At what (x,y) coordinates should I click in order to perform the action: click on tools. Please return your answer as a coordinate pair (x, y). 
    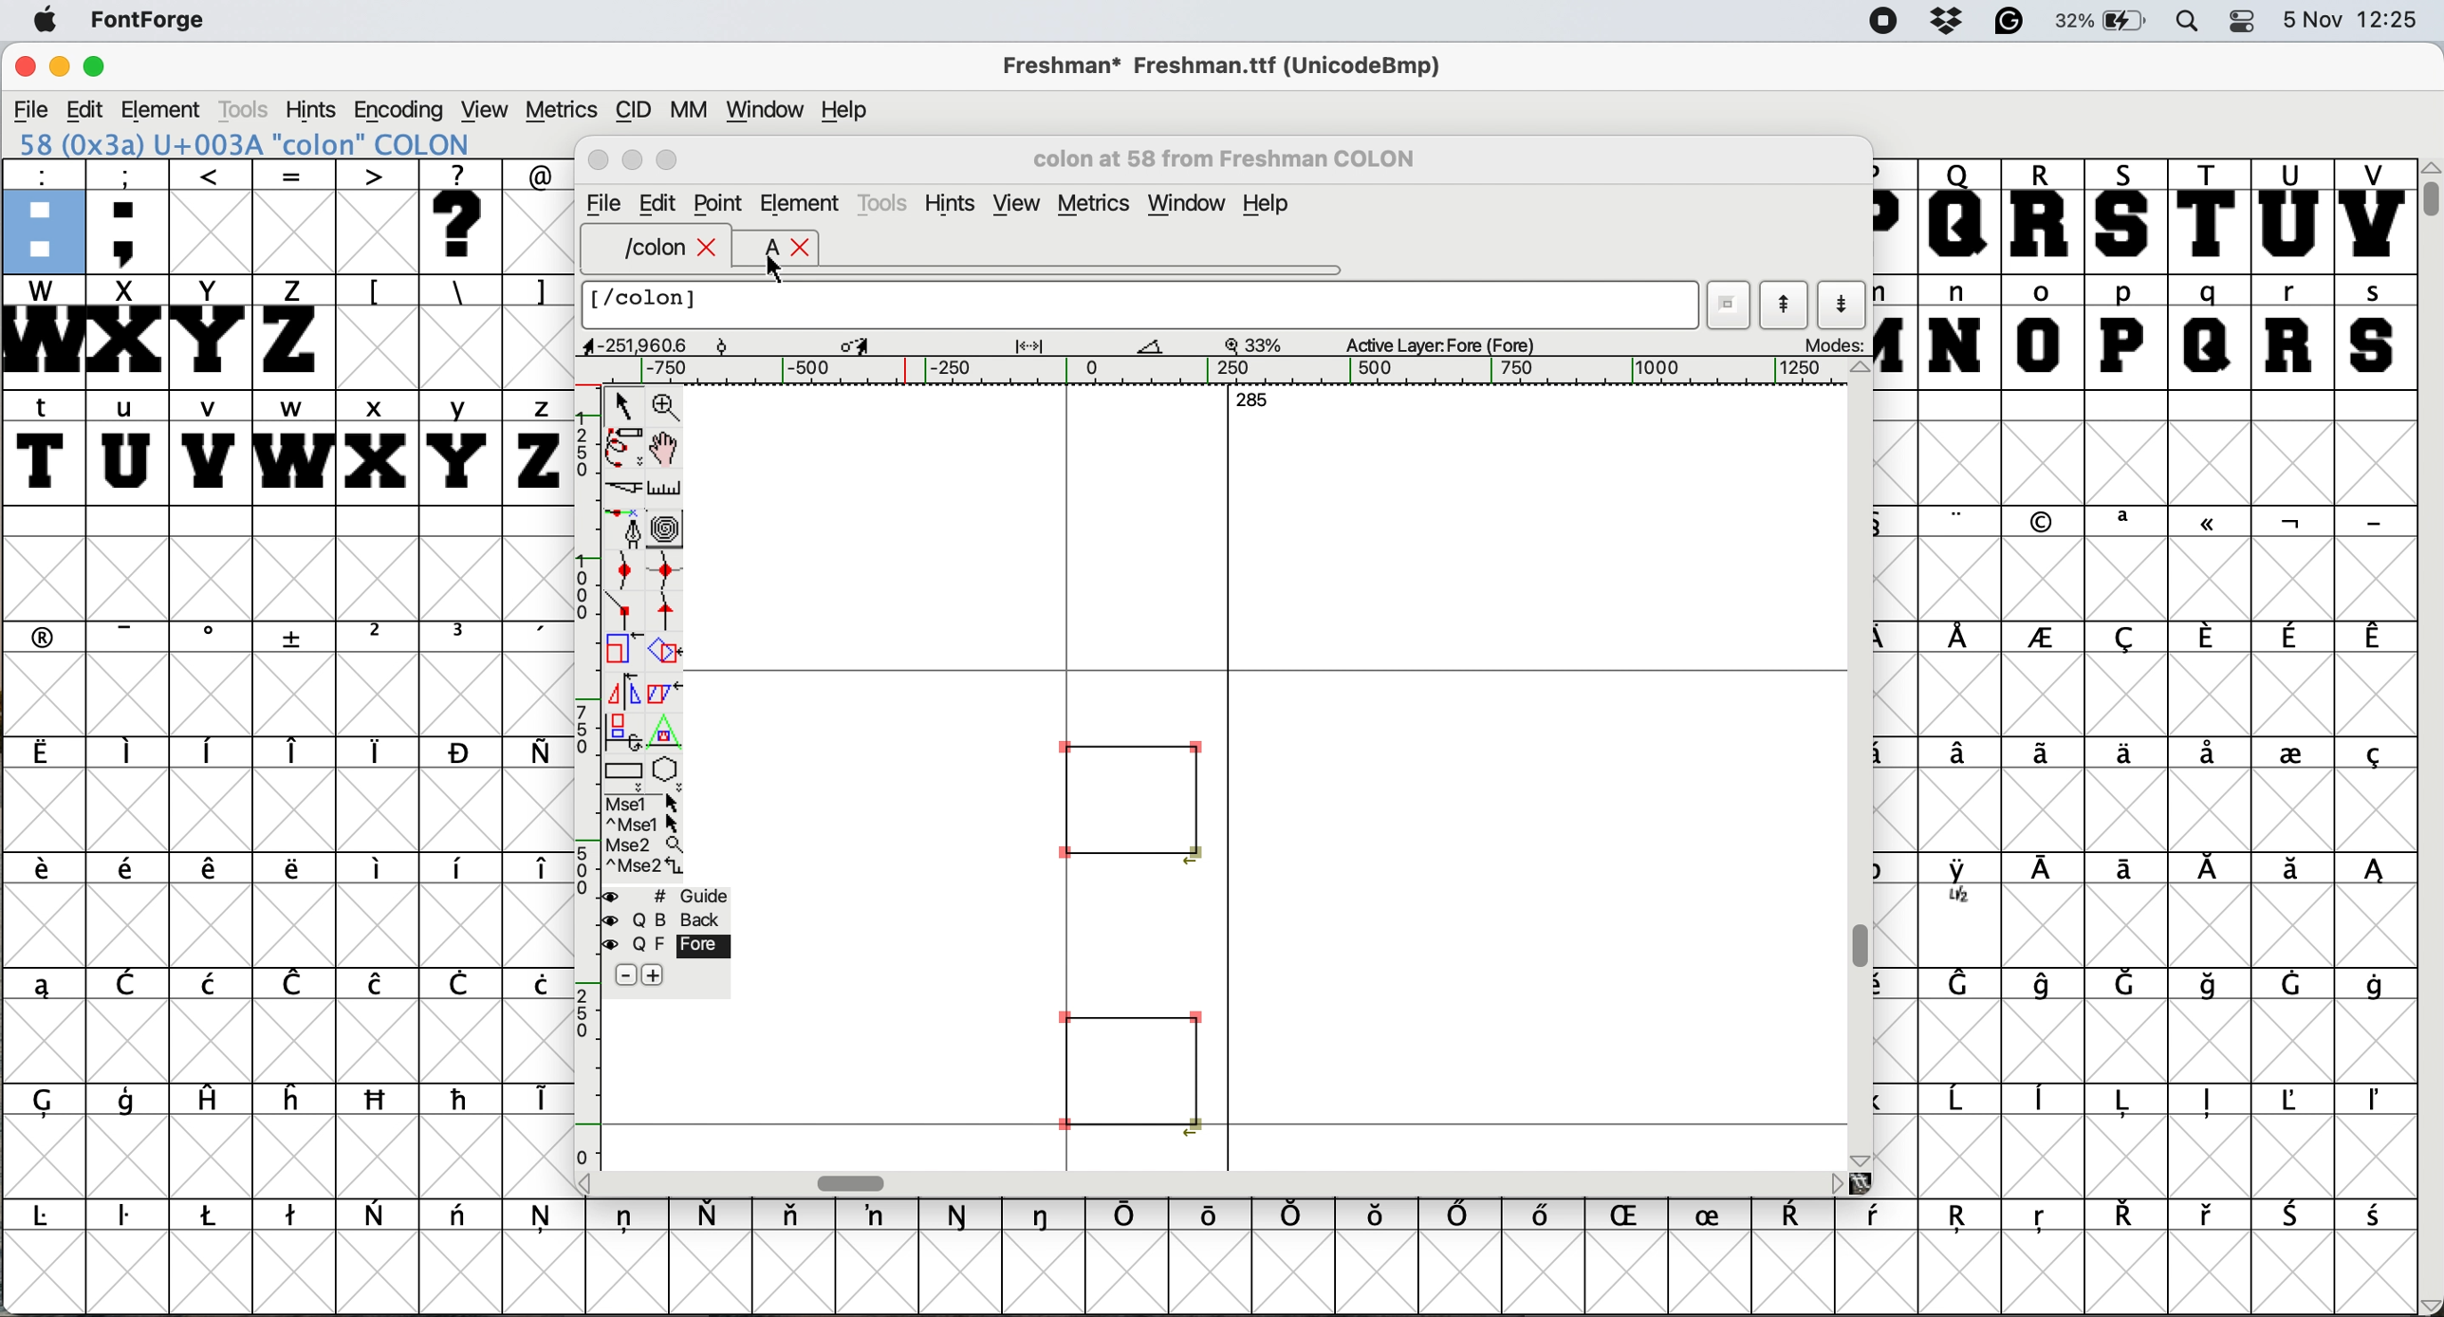
    Looking at the image, I should click on (251, 107).